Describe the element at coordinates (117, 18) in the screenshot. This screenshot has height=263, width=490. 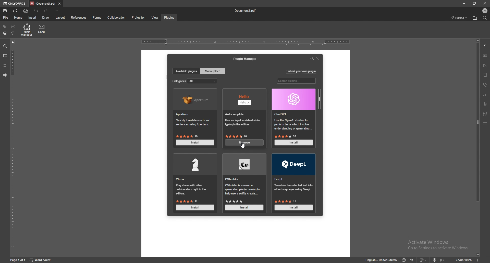
I see `collaboration` at that location.